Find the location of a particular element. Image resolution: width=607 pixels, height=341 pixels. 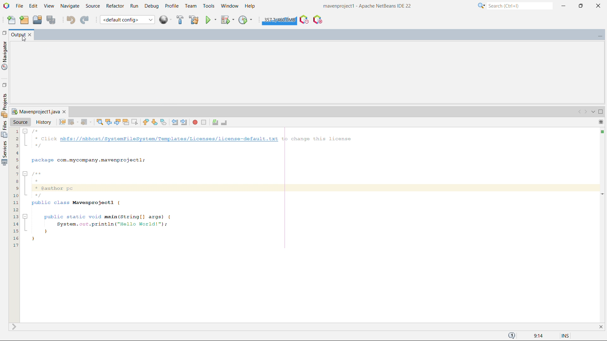

shift line left is located at coordinates (175, 122).